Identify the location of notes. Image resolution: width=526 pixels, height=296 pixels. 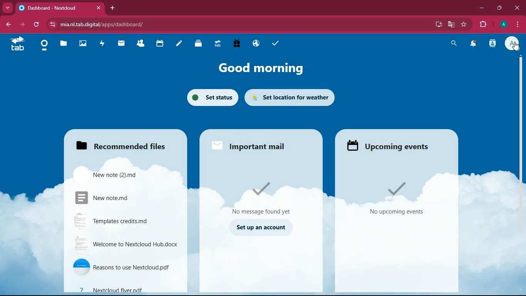
(181, 44).